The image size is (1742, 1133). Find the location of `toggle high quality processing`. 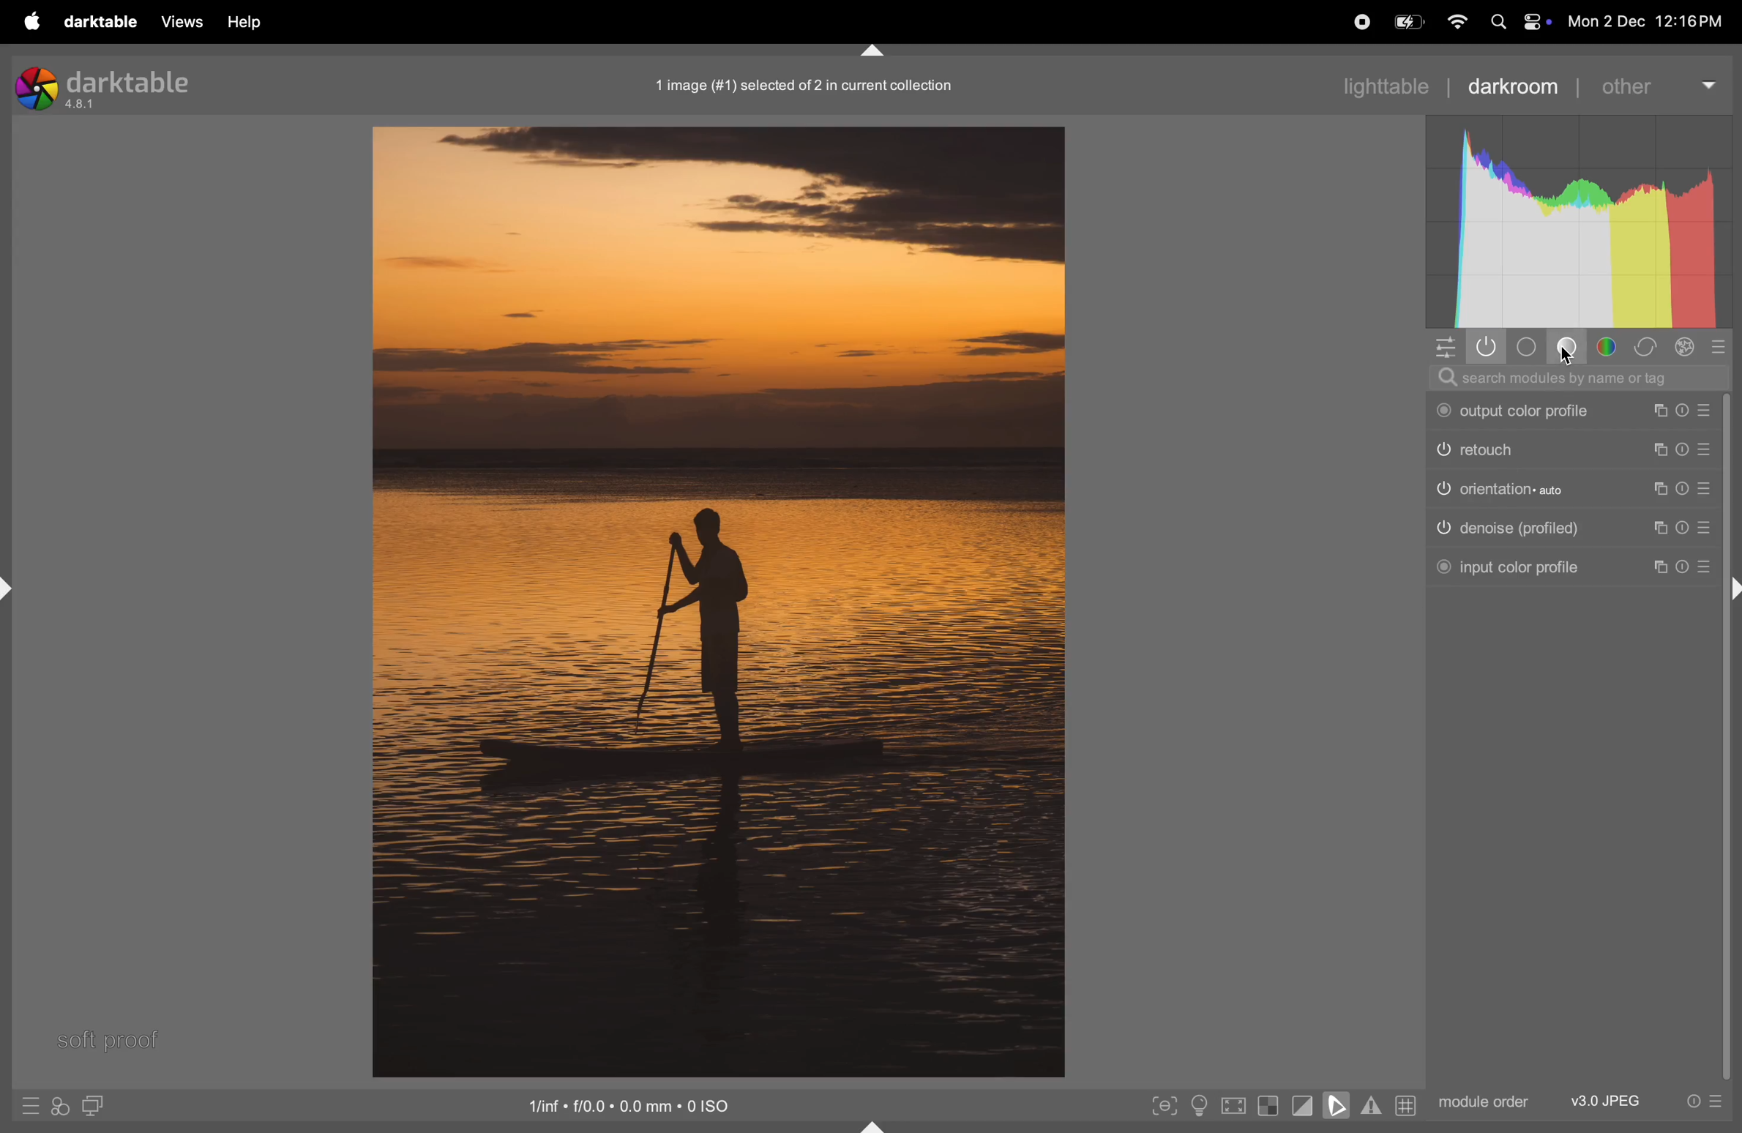

toggle high quality processing is located at coordinates (1235, 1107).